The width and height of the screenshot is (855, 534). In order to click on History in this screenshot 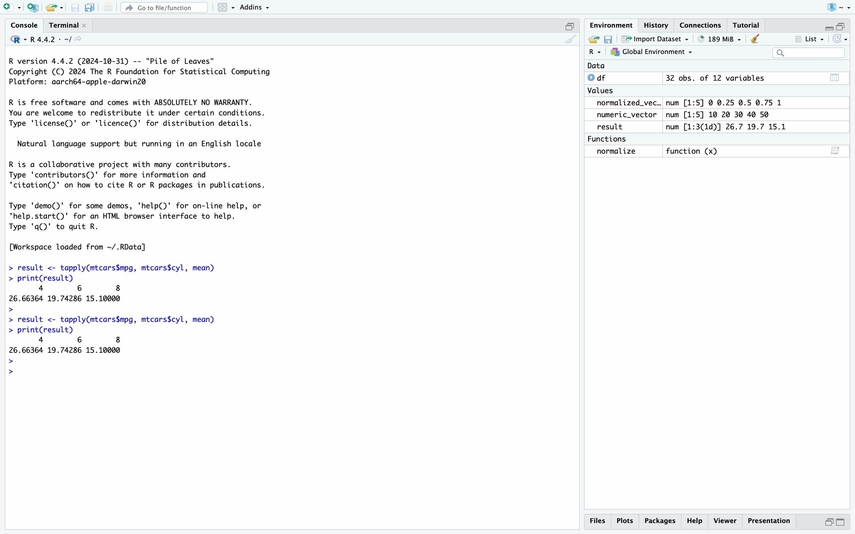, I will do `click(657, 25)`.